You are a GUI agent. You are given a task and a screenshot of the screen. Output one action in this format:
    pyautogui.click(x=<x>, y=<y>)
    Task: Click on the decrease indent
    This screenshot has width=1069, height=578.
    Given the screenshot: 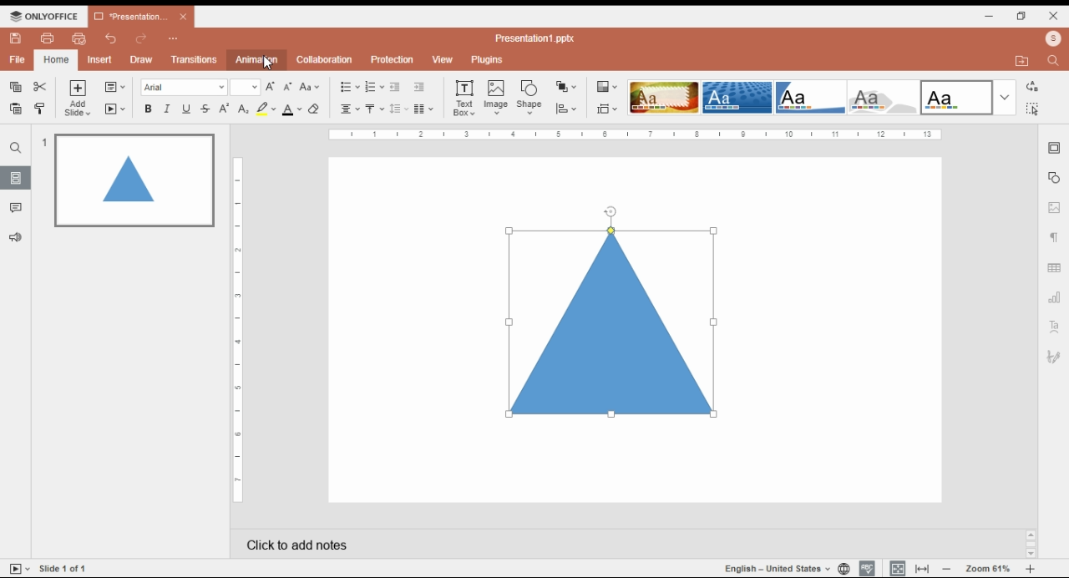 What is the action you would take?
    pyautogui.click(x=394, y=88)
    